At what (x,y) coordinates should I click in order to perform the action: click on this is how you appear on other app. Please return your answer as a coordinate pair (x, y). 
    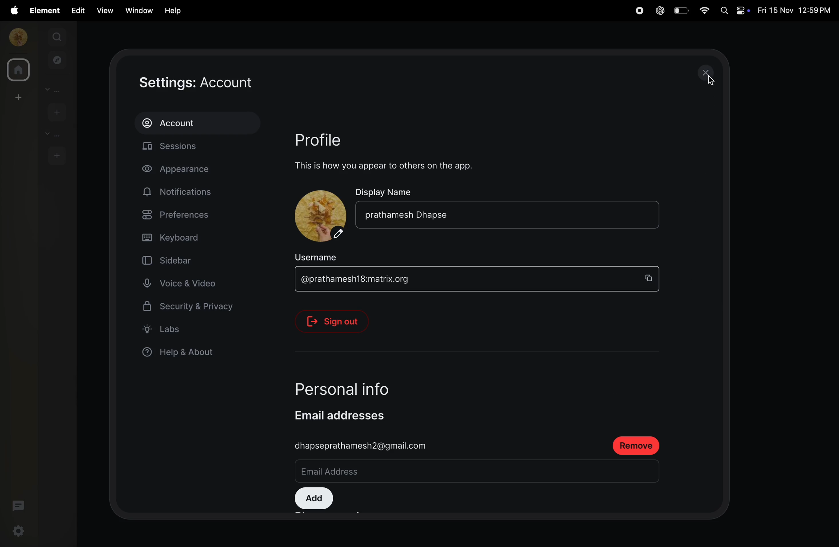
    Looking at the image, I should click on (391, 166).